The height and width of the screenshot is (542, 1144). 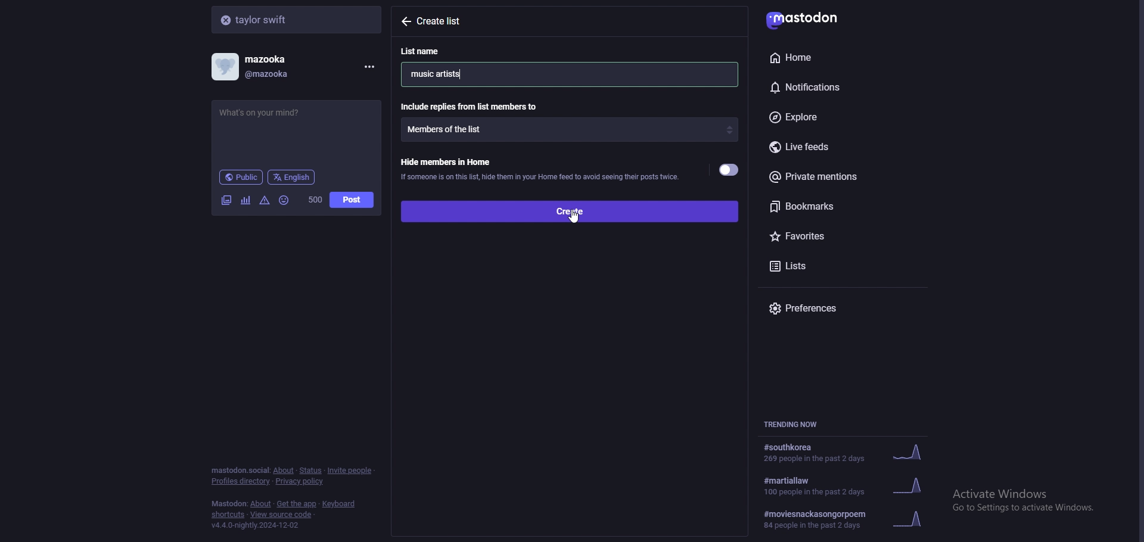 What do you see at coordinates (846, 148) in the screenshot?
I see `live feeds` at bounding box center [846, 148].